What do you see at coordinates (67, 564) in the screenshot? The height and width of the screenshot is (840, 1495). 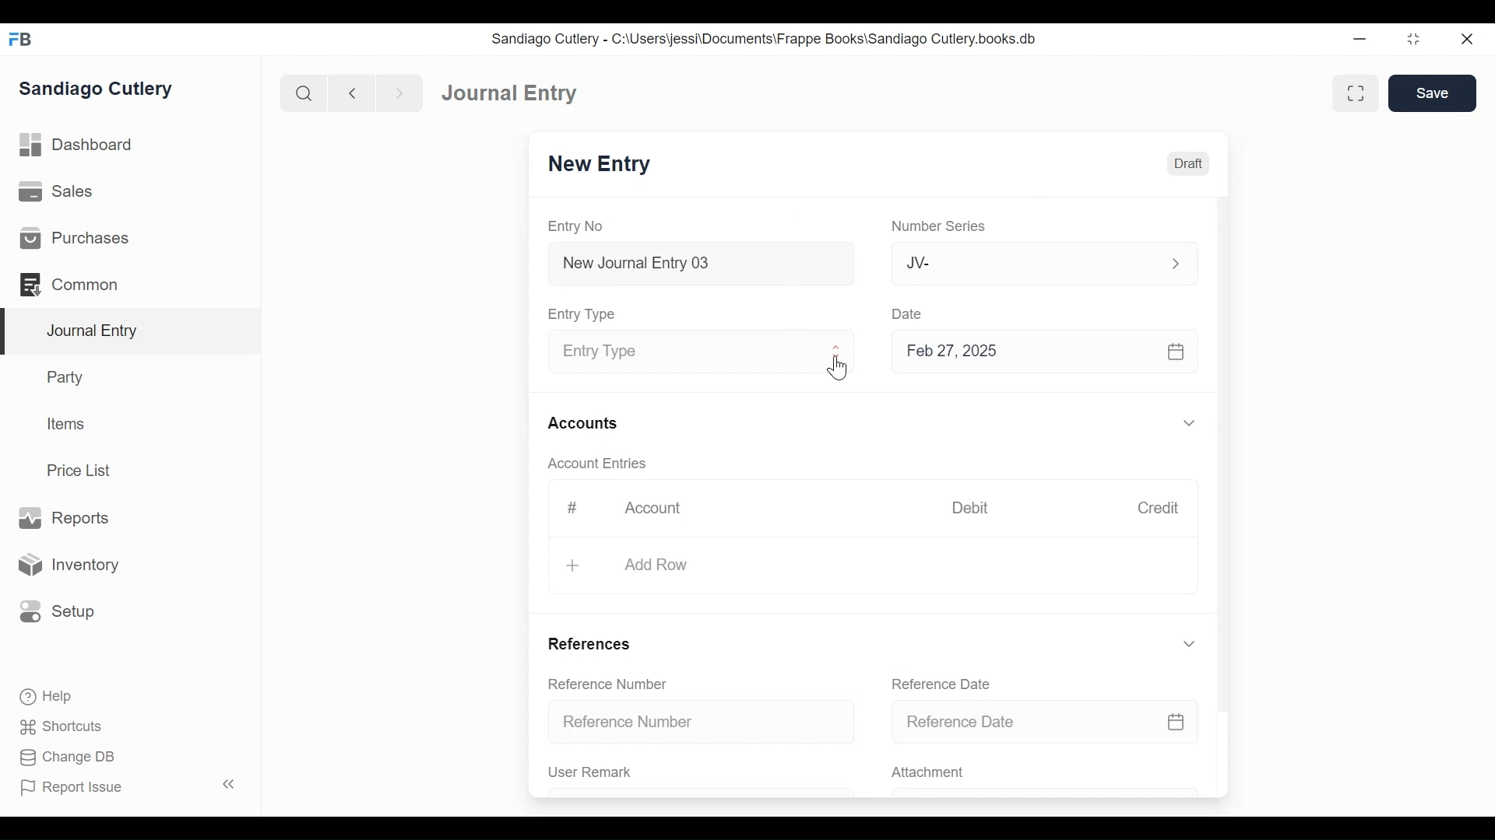 I see `Inventory` at bounding box center [67, 564].